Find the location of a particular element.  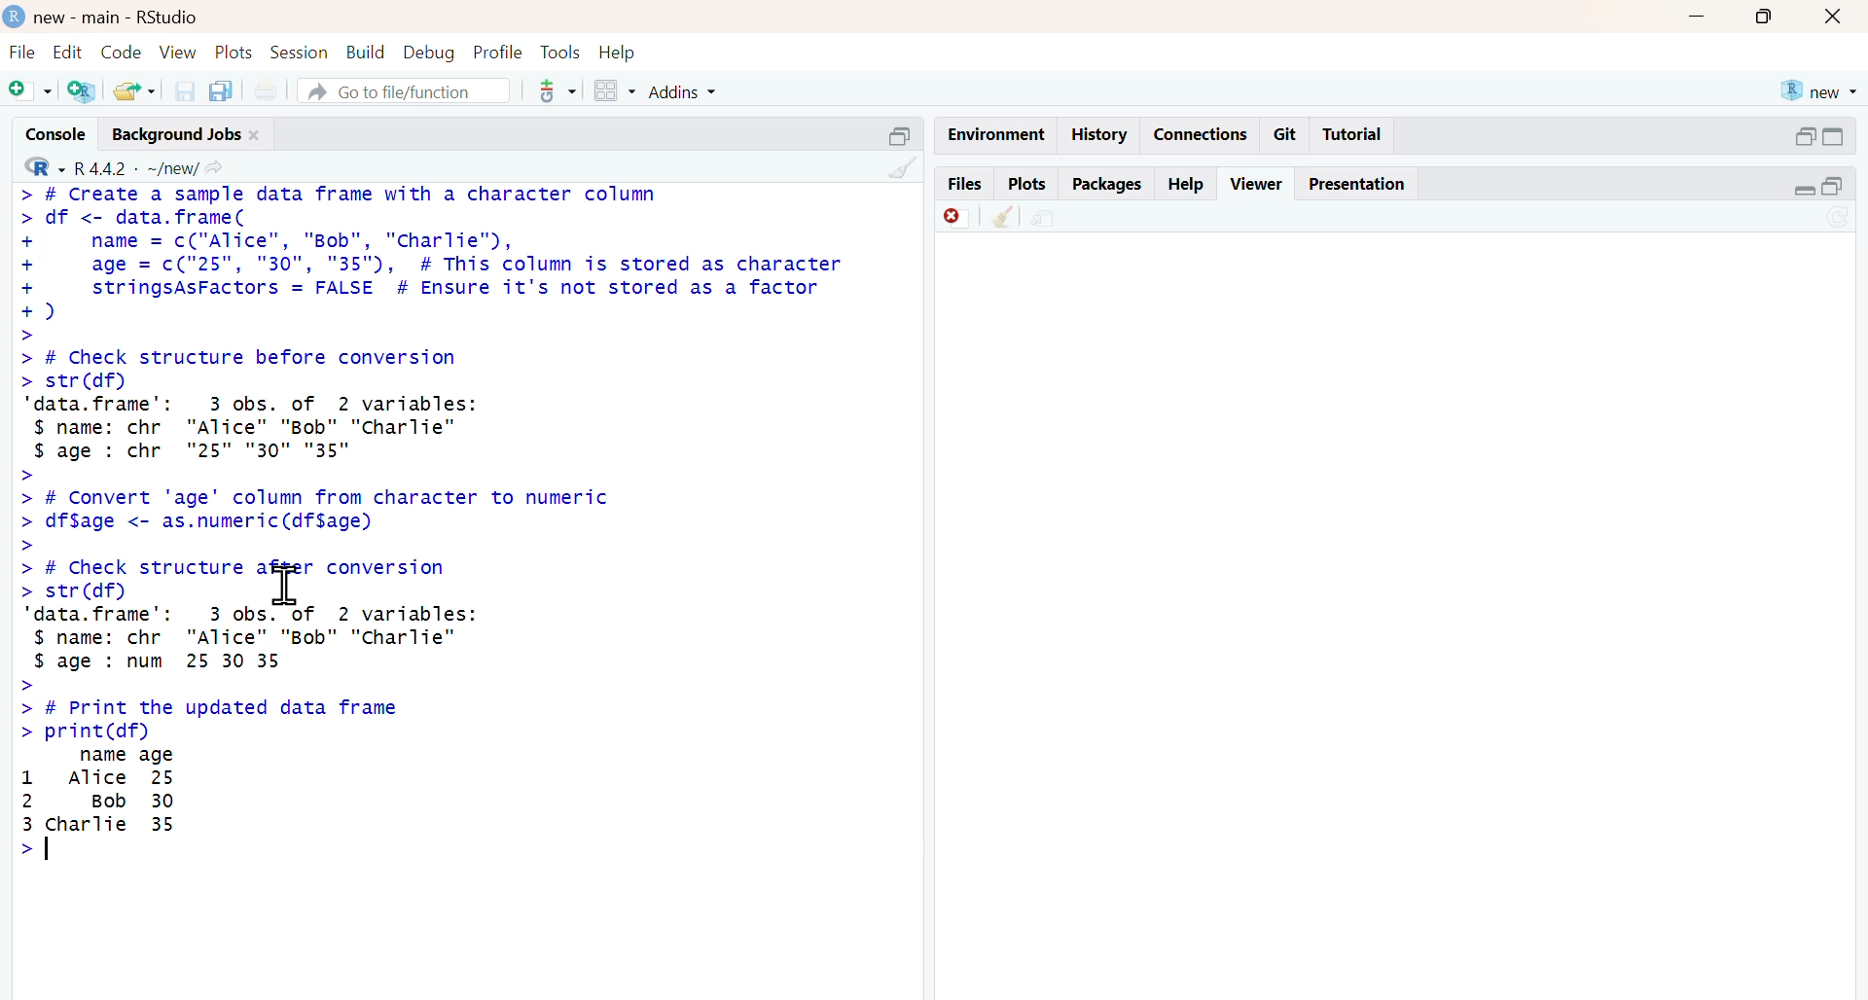

grid is located at coordinates (617, 90).